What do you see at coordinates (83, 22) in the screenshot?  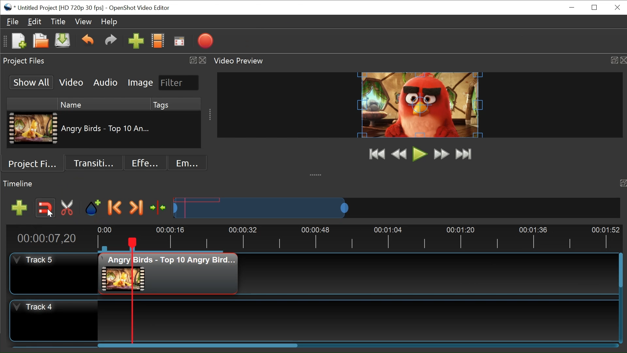 I see `View` at bounding box center [83, 22].